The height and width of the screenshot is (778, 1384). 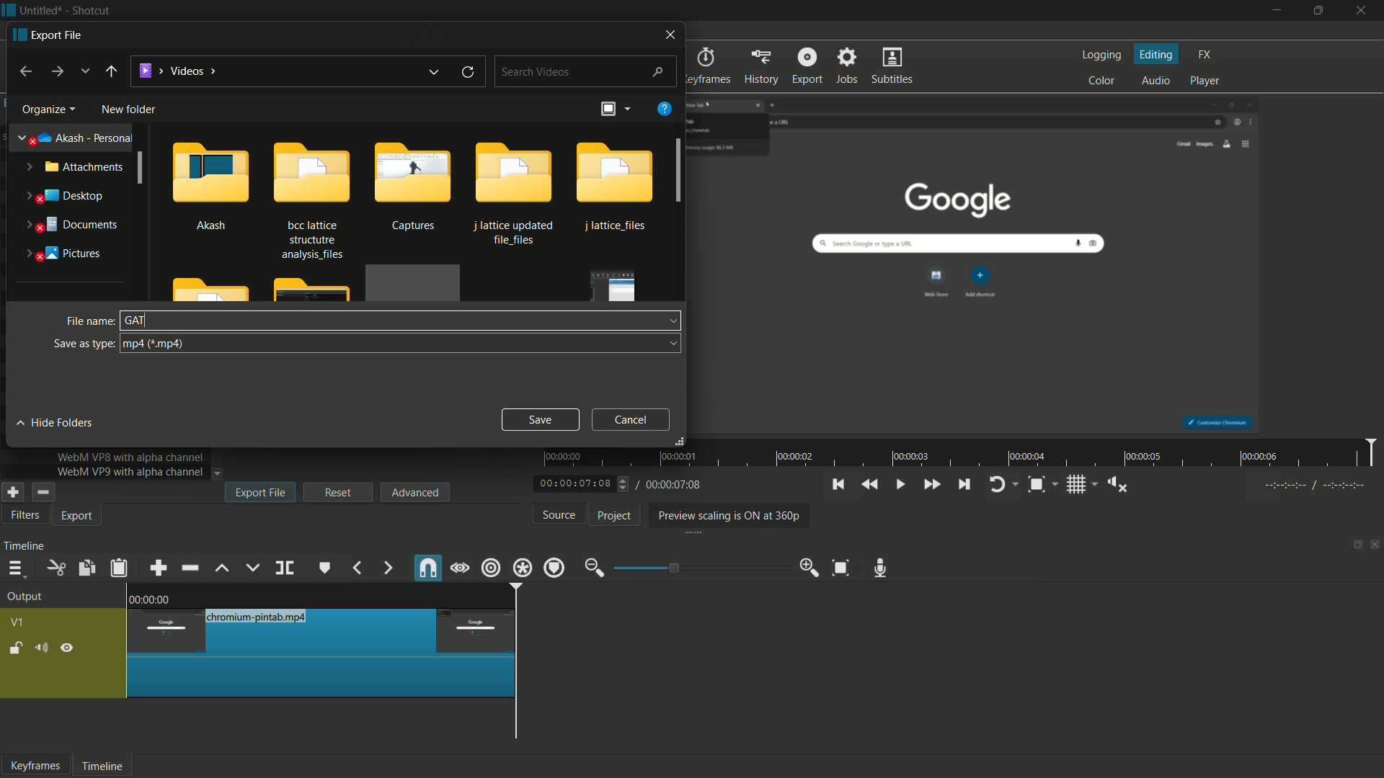 I want to click on record audio, so click(x=881, y=569).